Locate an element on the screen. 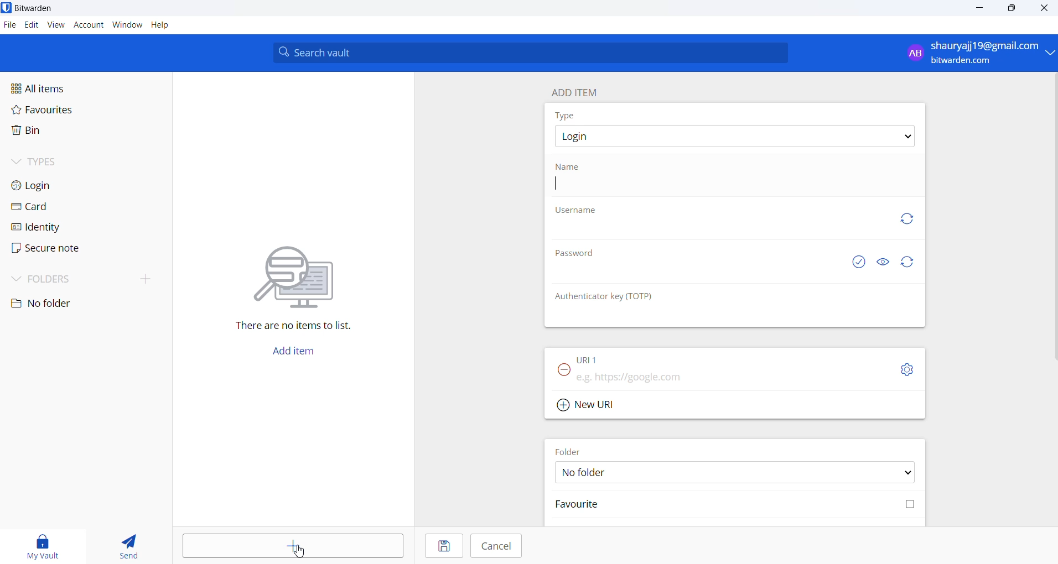 Image resolution: width=1058 pixels, height=564 pixels. type is located at coordinates (568, 116).